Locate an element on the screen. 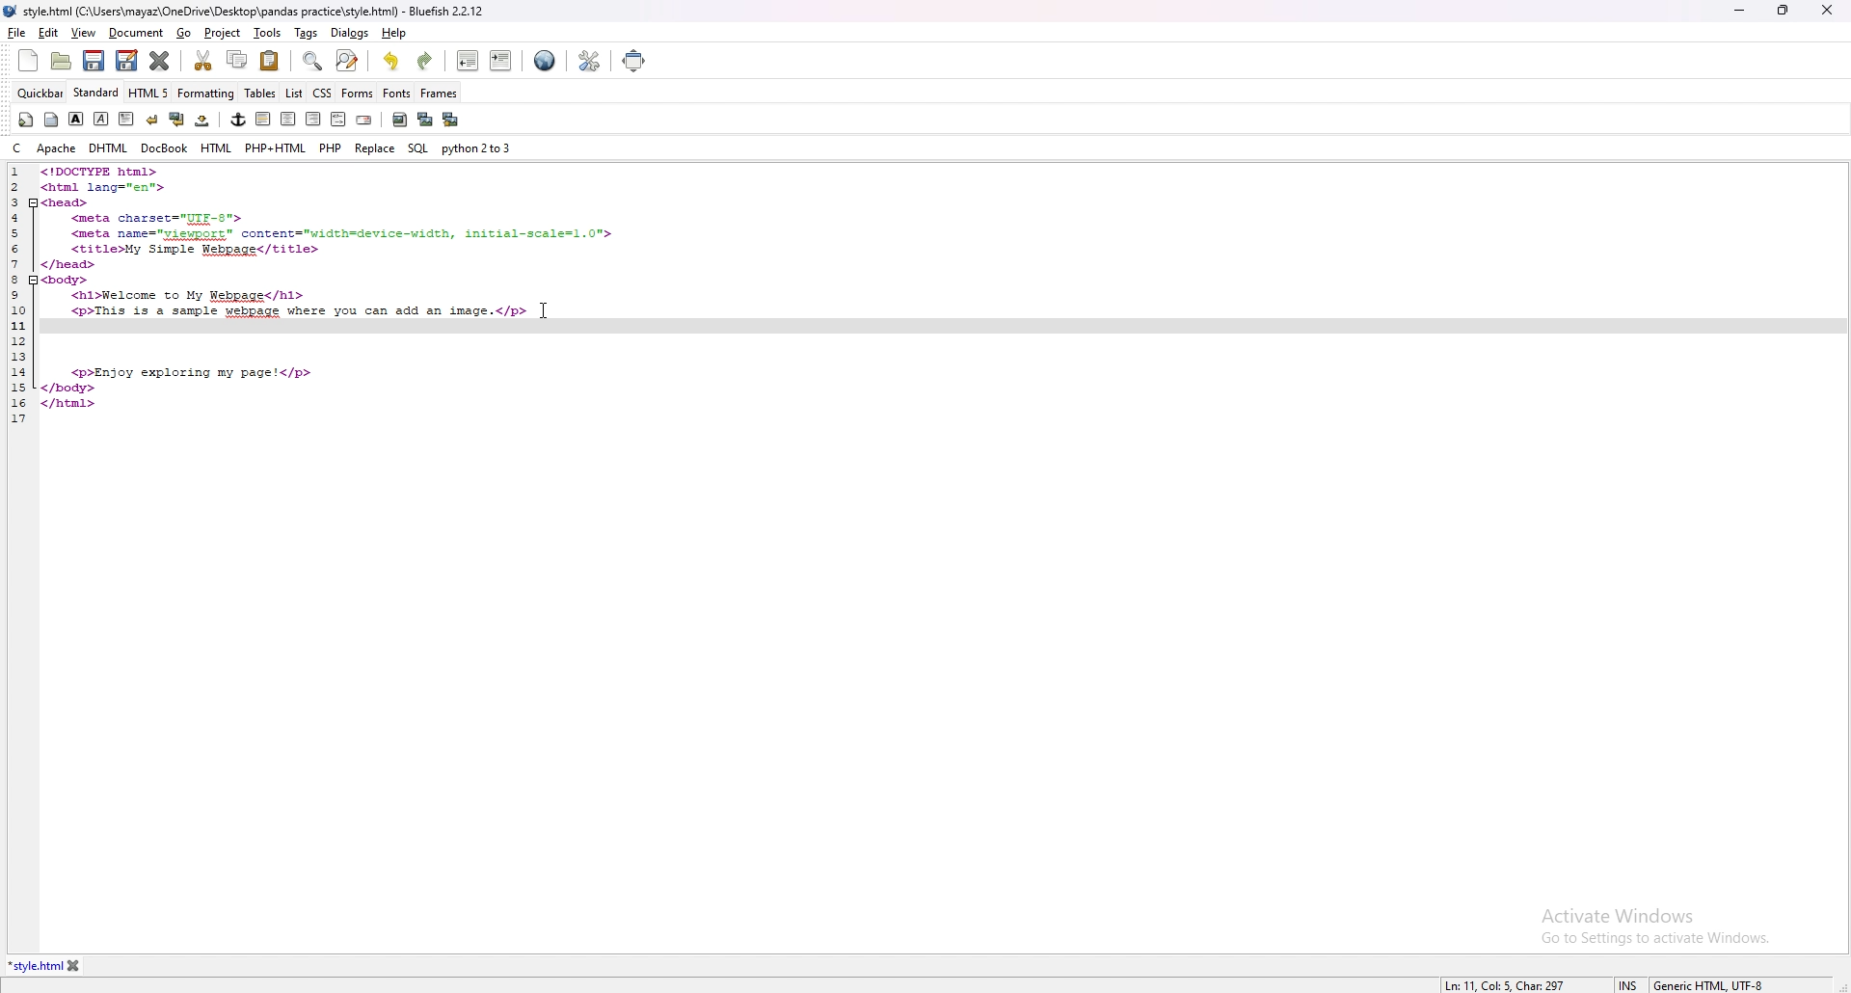 This screenshot has width=1851, height=993. advanced find and replace is located at coordinates (348, 61).